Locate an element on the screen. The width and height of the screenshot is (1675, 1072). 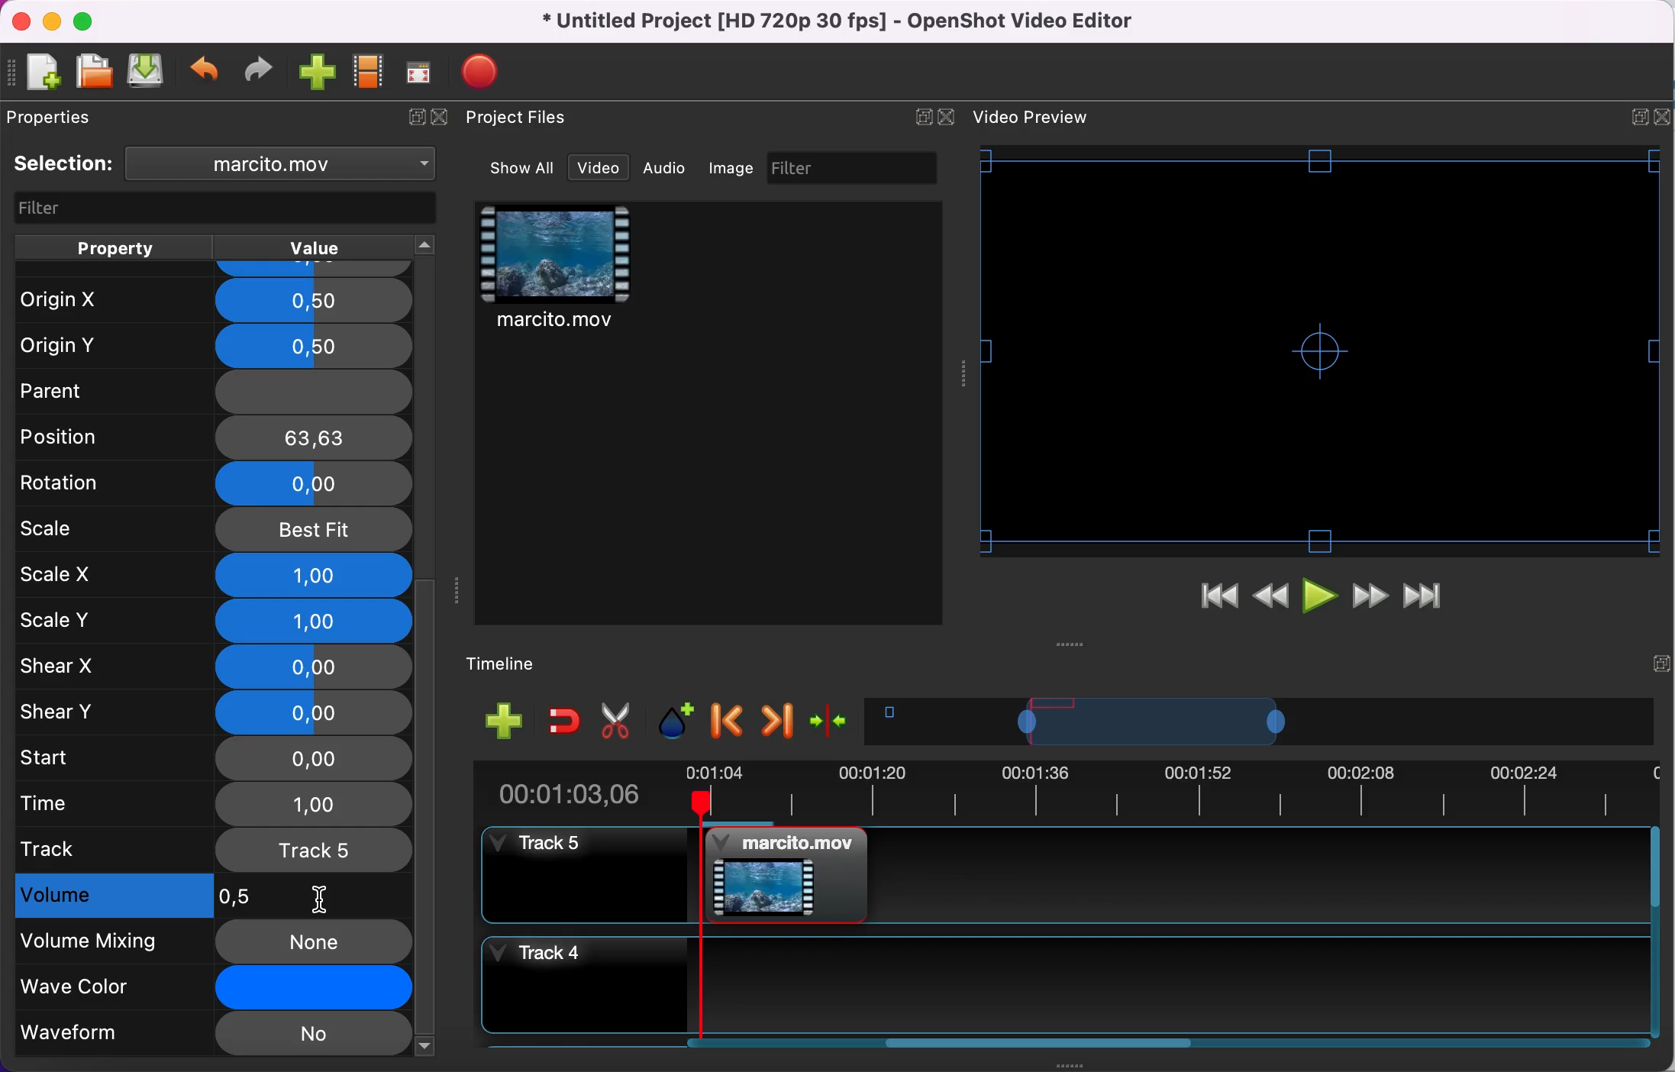
scale y 1 is located at coordinates (220, 623).